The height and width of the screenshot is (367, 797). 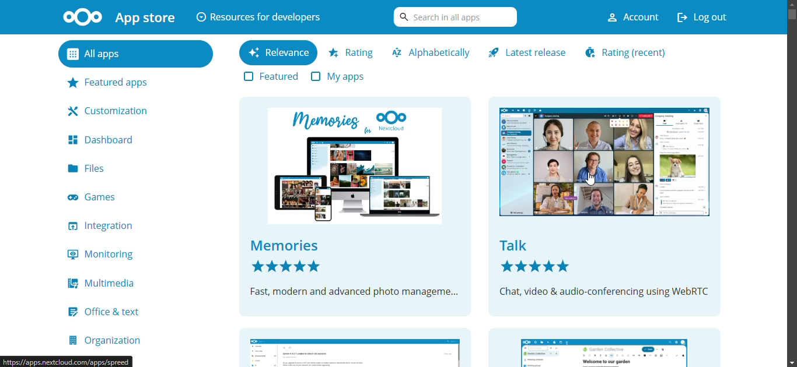 What do you see at coordinates (118, 17) in the screenshot?
I see `app store` at bounding box center [118, 17].